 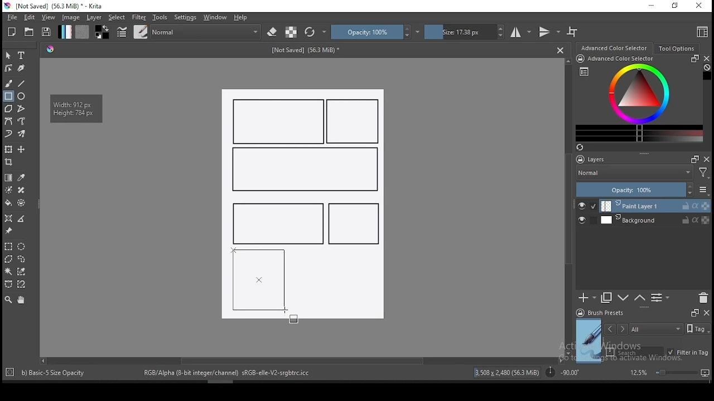 I want to click on pick a color from image and current layer, so click(x=22, y=178).